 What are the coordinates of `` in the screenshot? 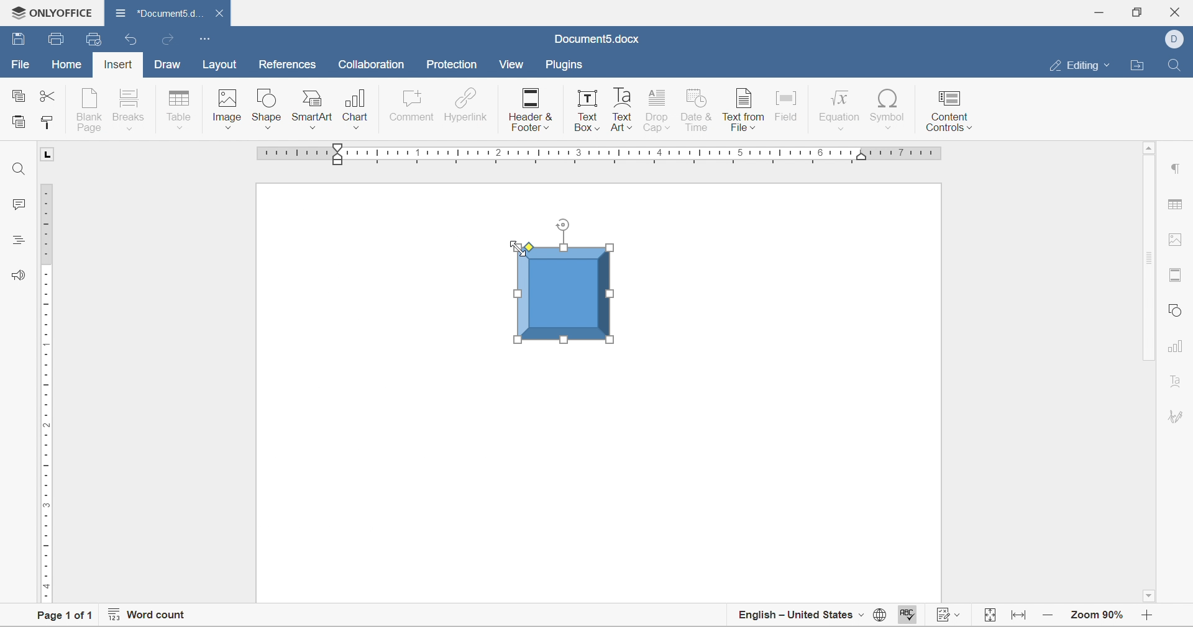 It's located at (313, 129).